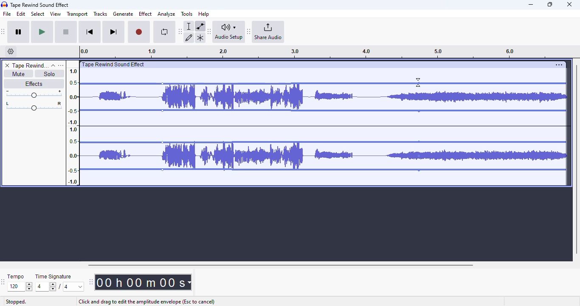  Describe the element at coordinates (90, 282) in the screenshot. I see `Move audacity time toolbar` at that location.